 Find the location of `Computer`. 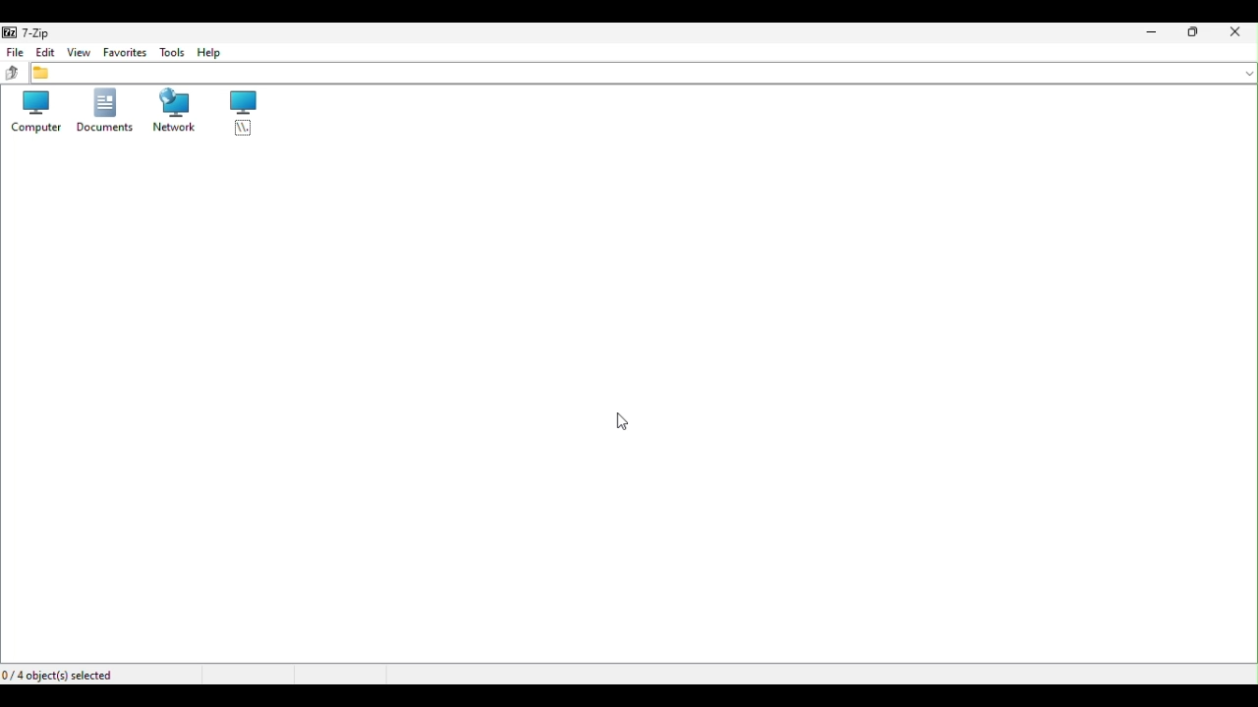

Computer is located at coordinates (30, 111).